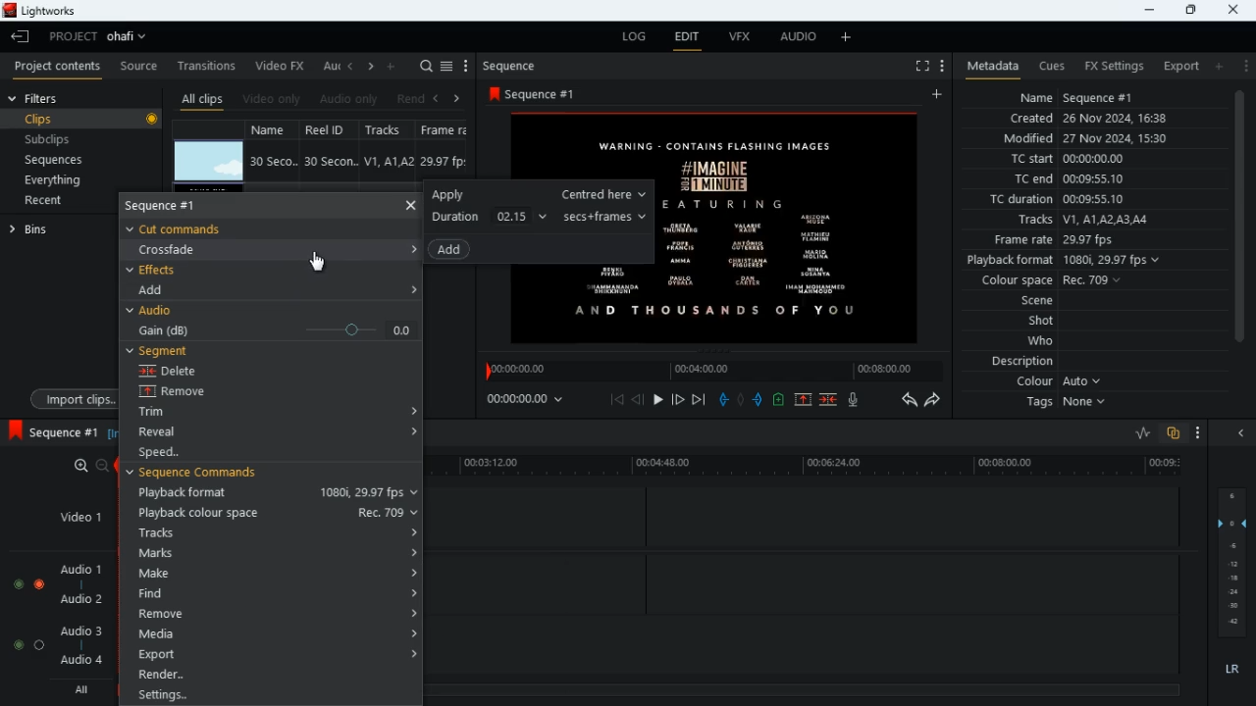 This screenshot has height=706, width=1256. Describe the element at coordinates (281, 67) in the screenshot. I see `video fx` at that location.